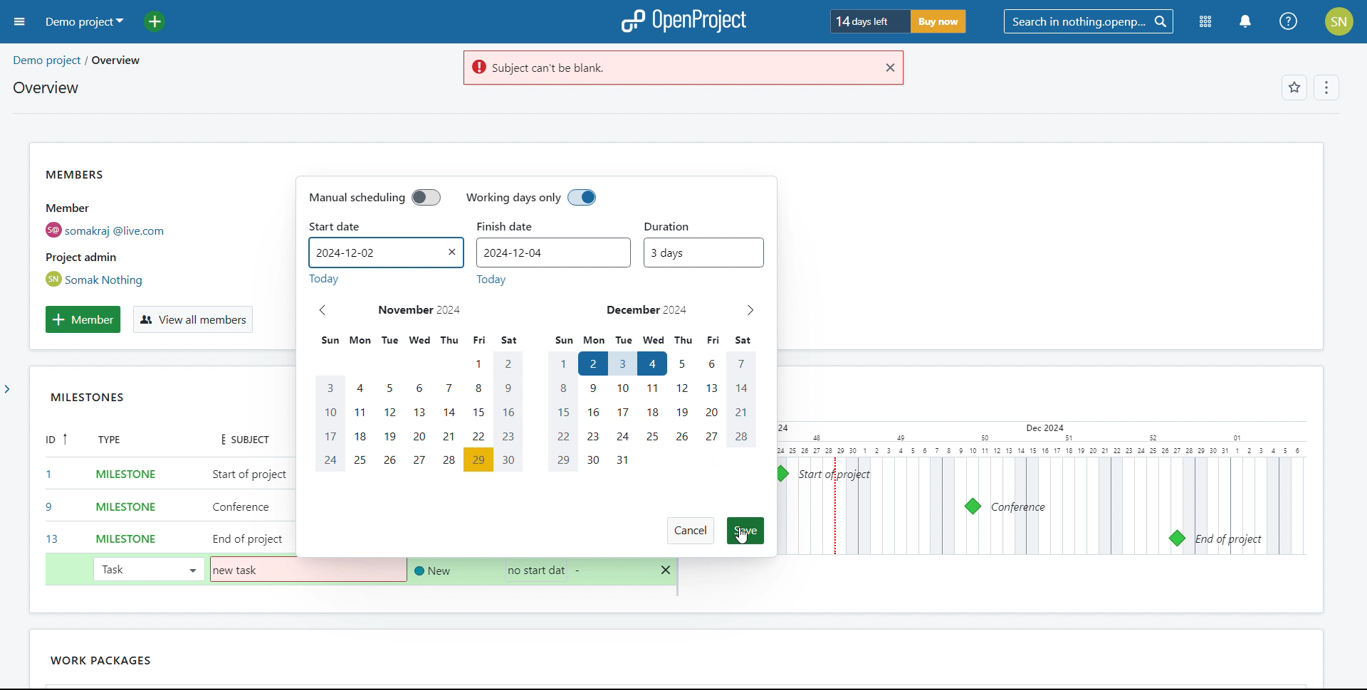 The height and width of the screenshot is (690, 1367). Describe the element at coordinates (973, 506) in the screenshot. I see `milestone 9` at that location.